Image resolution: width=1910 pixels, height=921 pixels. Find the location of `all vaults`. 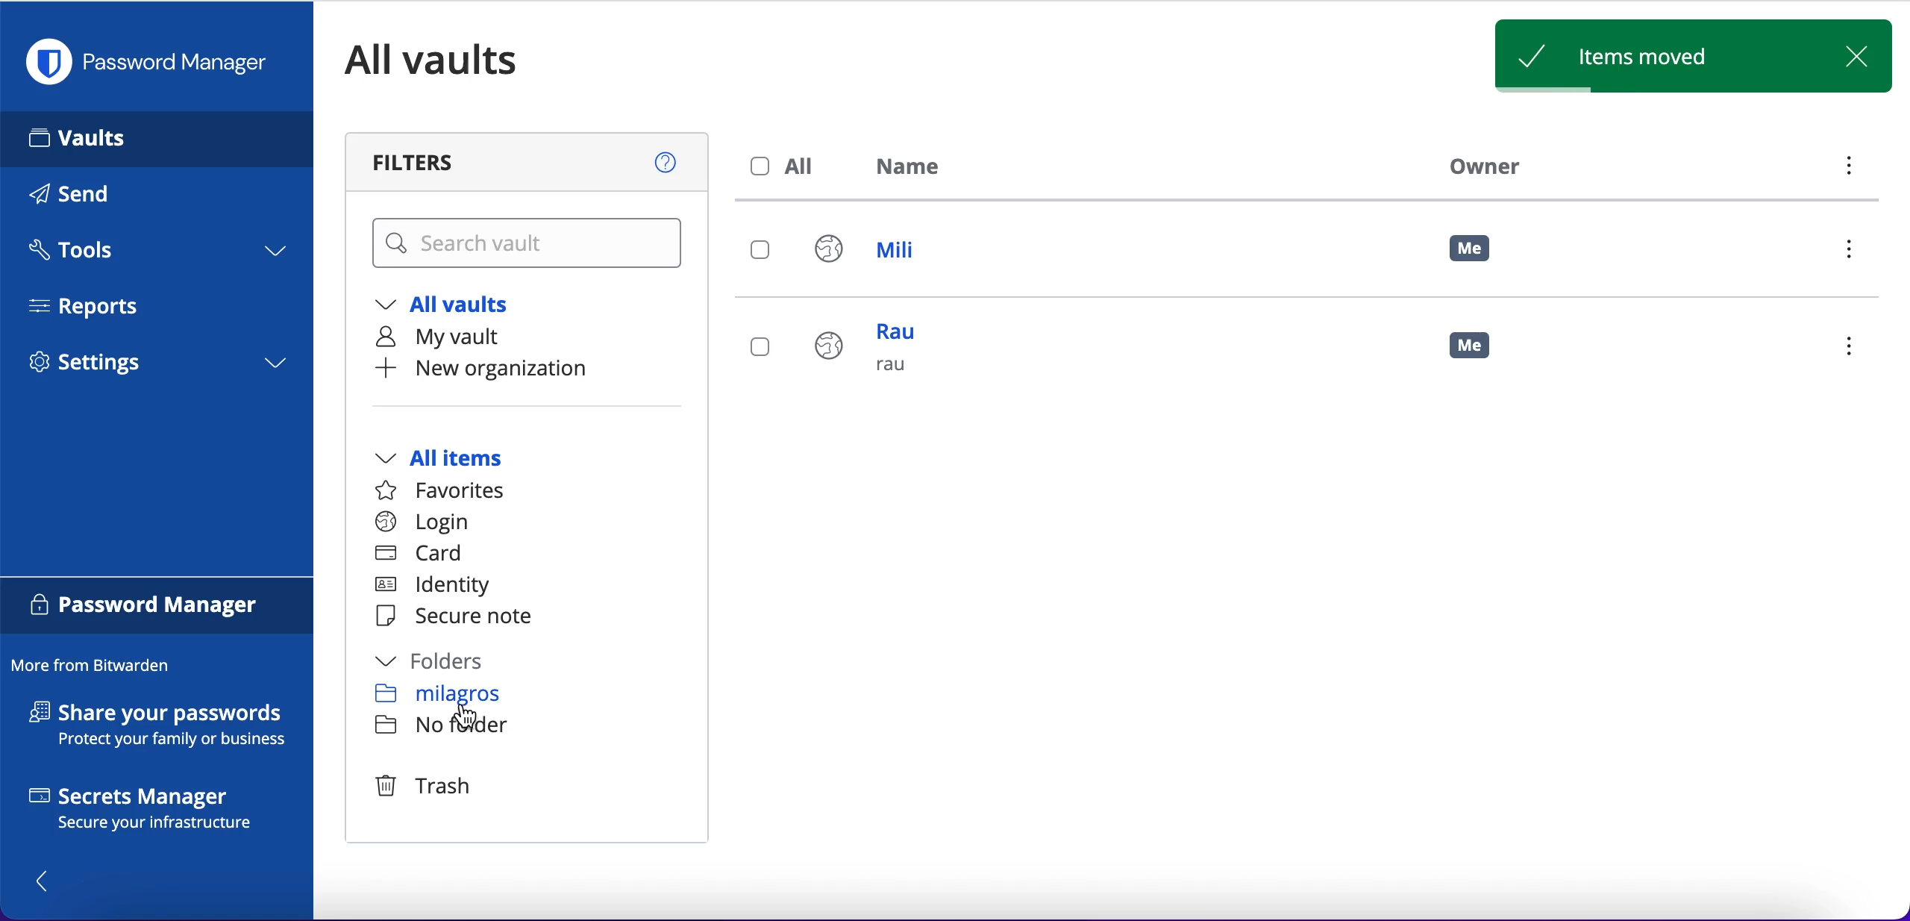

all vaults is located at coordinates (454, 307).